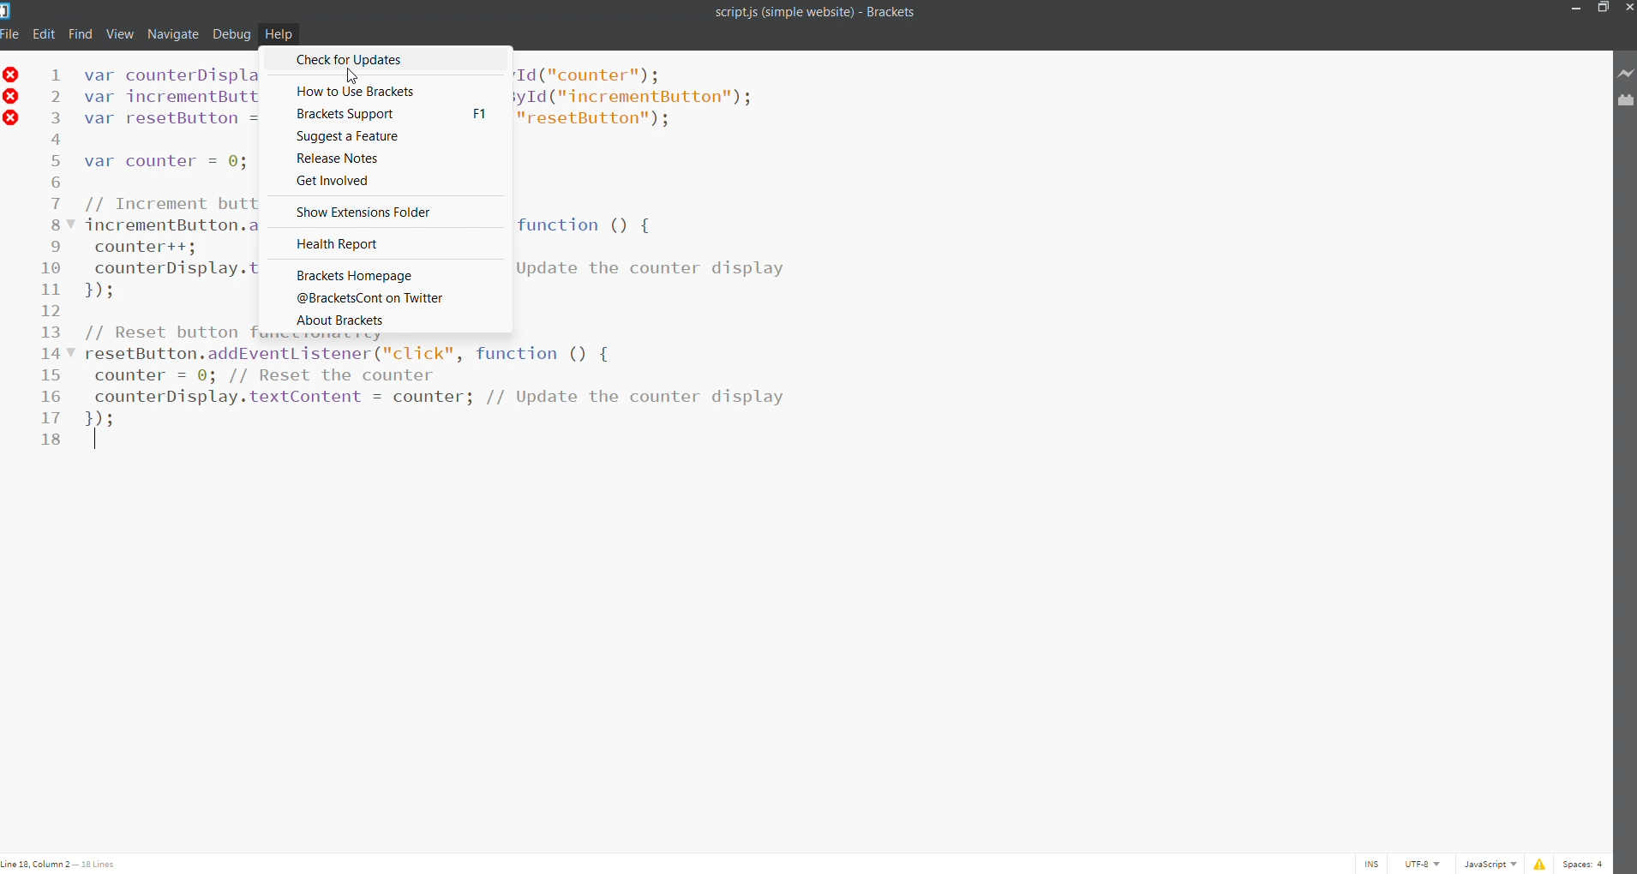 Image resolution: width=1637 pixels, height=874 pixels. What do you see at coordinates (378, 273) in the screenshot?
I see `homepage` at bounding box center [378, 273].